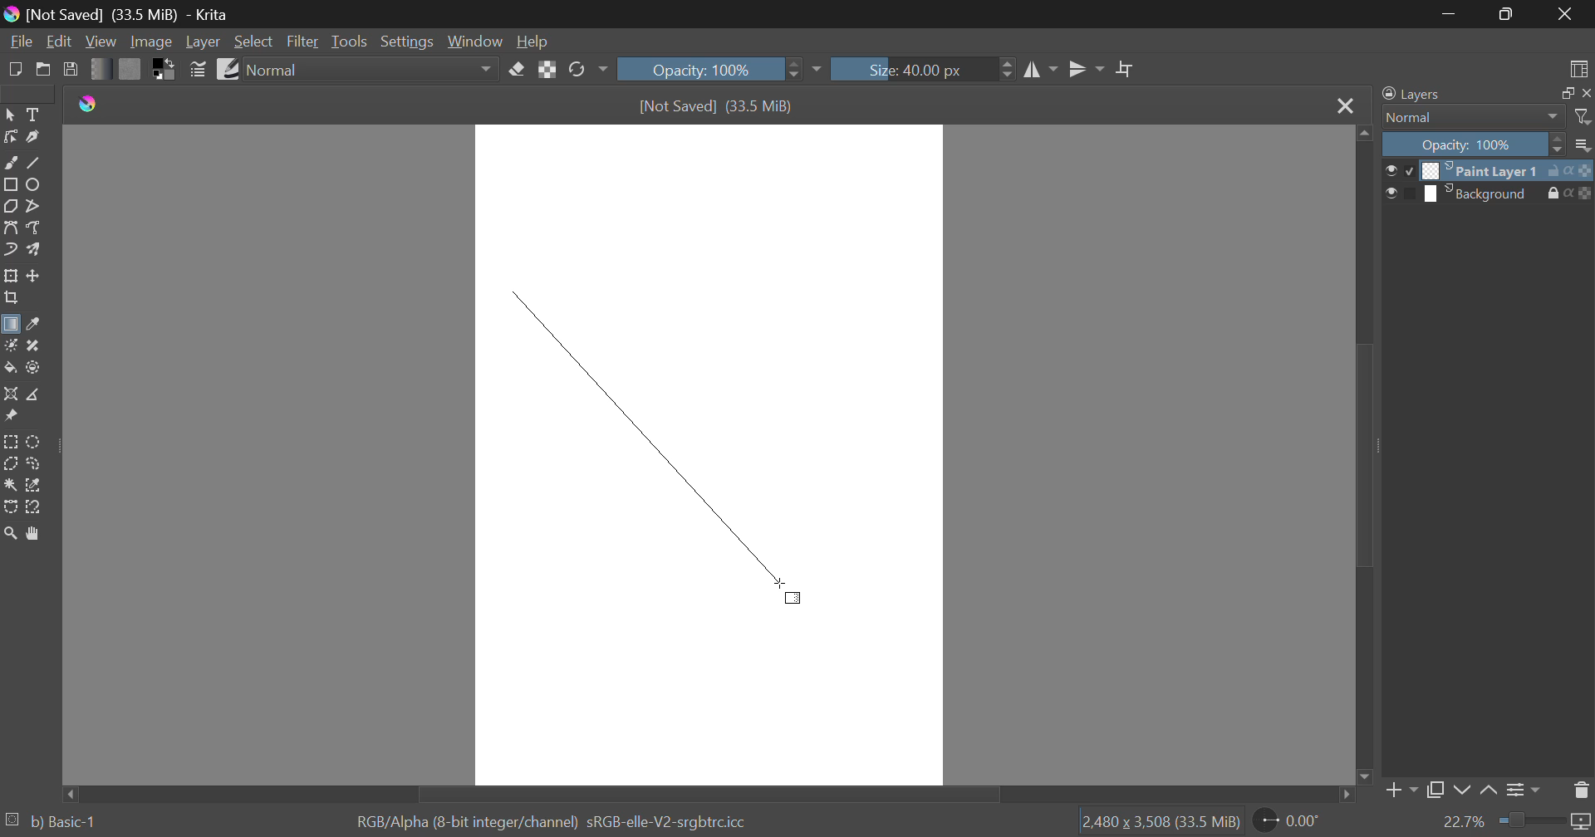 Image resolution: width=1595 pixels, height=837 pixels. I want to click on Delete Layer, so click(1582, 789).